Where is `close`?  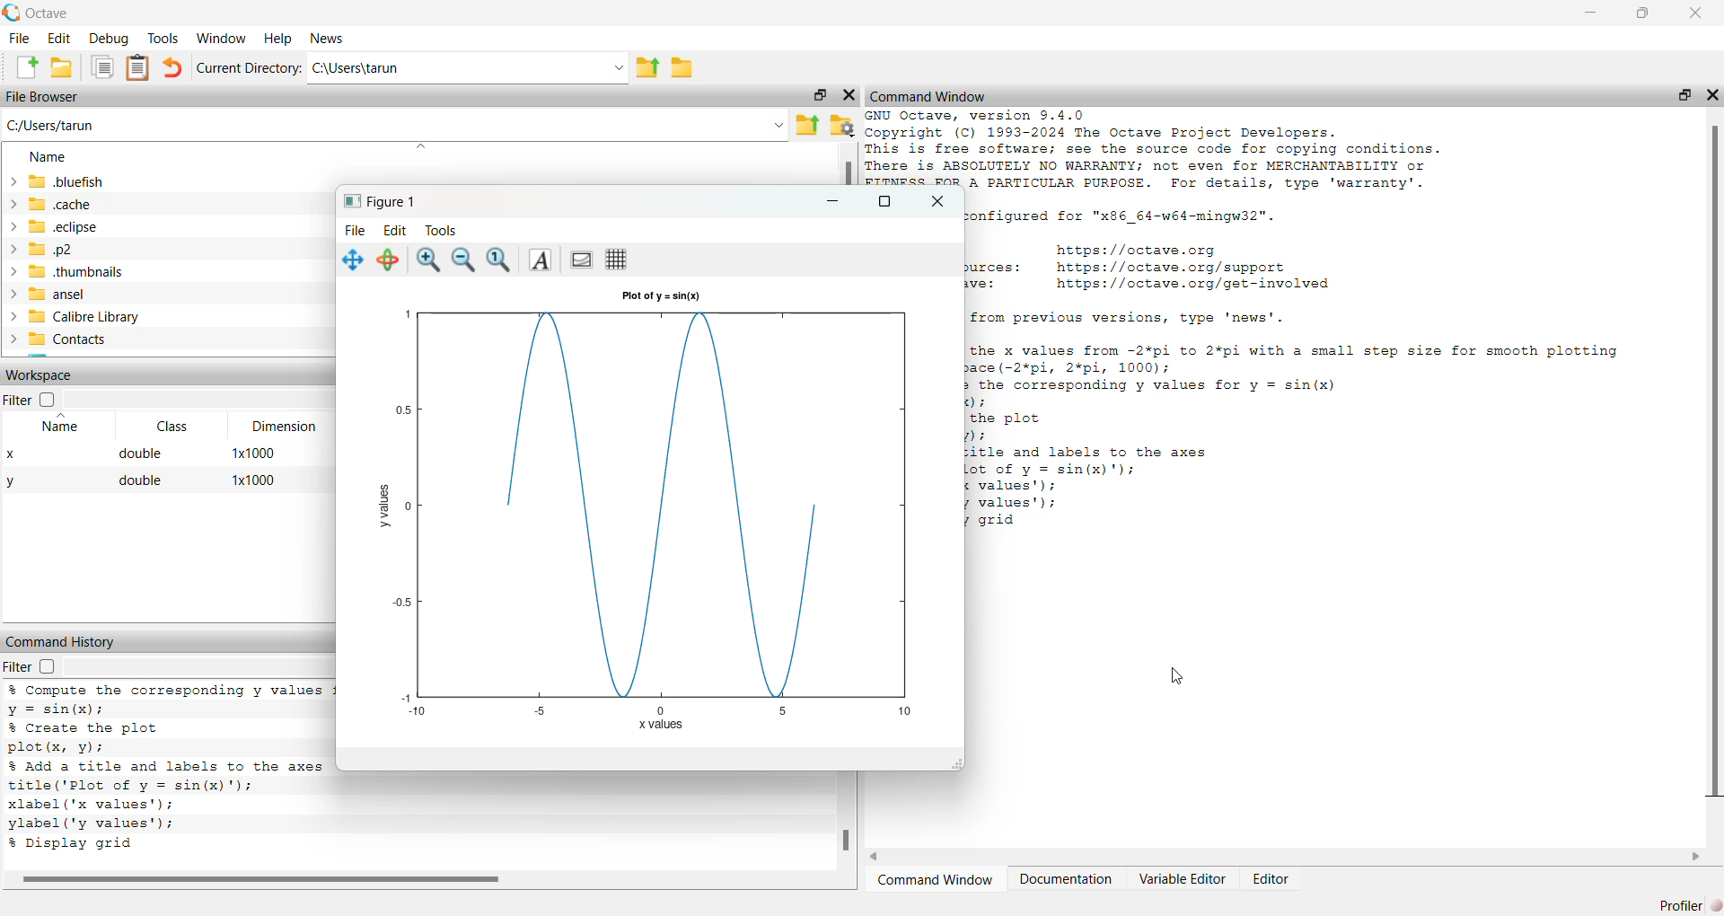
close is located at coordinates (1696, 13).